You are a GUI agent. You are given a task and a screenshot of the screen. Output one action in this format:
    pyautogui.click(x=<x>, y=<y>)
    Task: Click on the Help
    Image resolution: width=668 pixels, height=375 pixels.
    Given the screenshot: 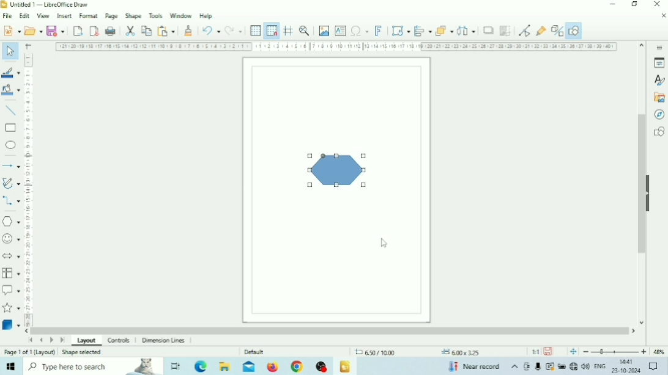 What is the action you would take?
    pyautogui.click(x=207, y=16)
    